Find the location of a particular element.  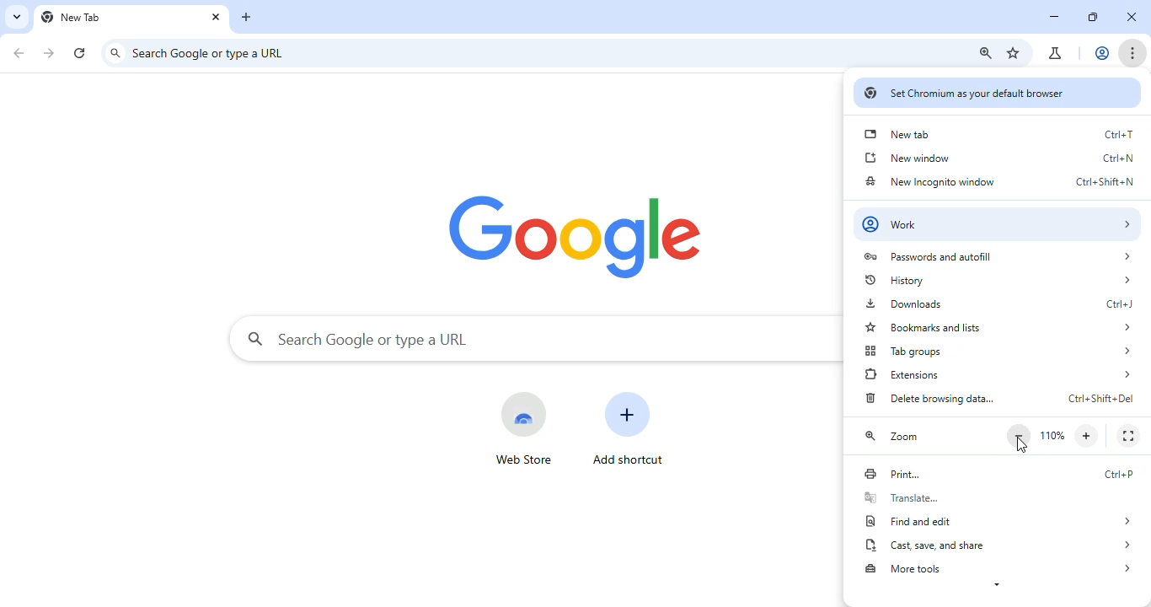

add new tab is located at coordinates (249, 17).